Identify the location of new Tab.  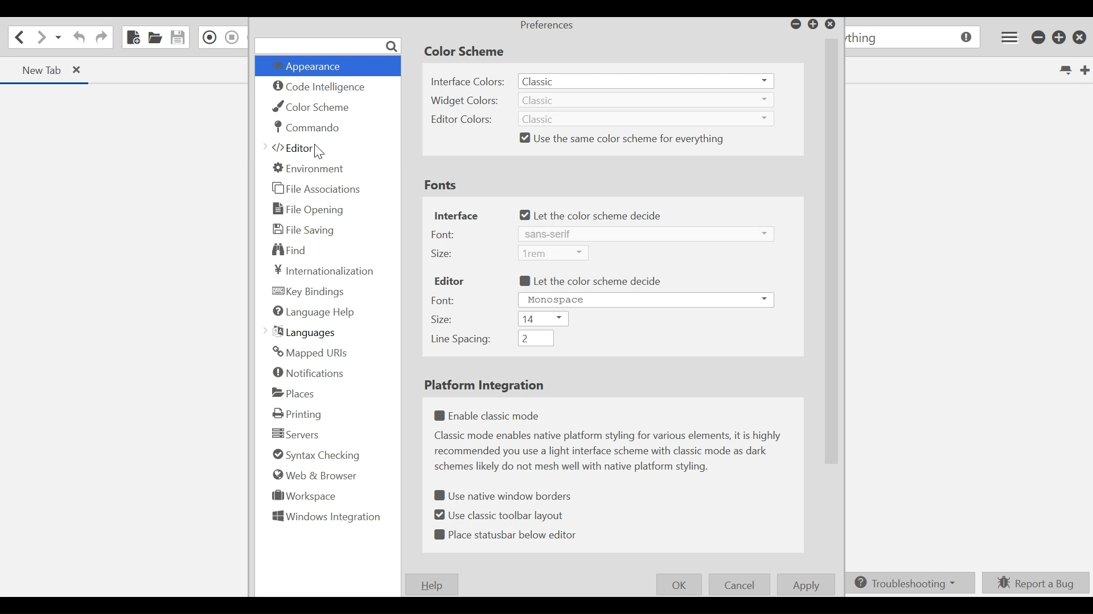
(40, 70).